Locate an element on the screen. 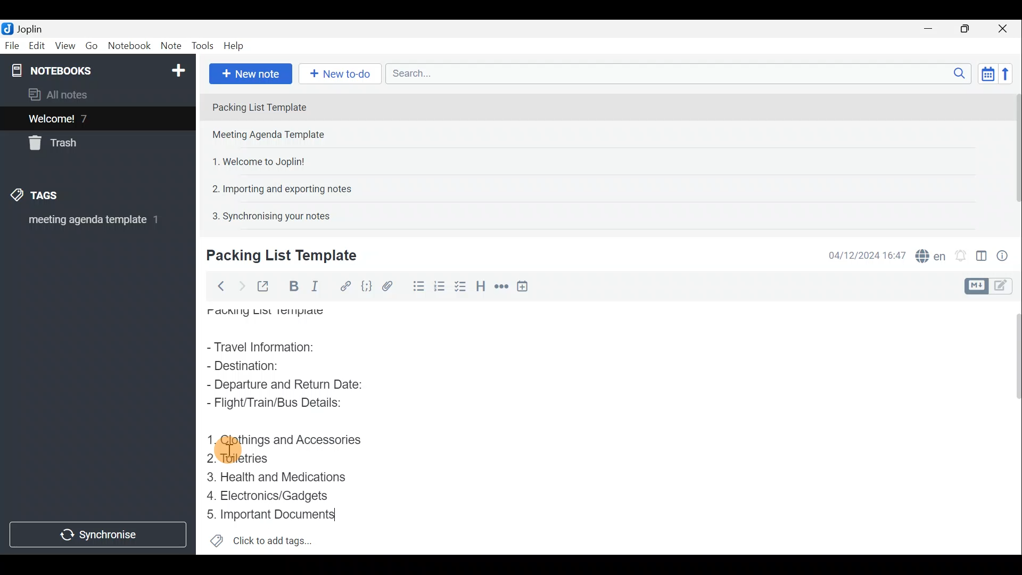  Go is located at coordinates (92, 46).